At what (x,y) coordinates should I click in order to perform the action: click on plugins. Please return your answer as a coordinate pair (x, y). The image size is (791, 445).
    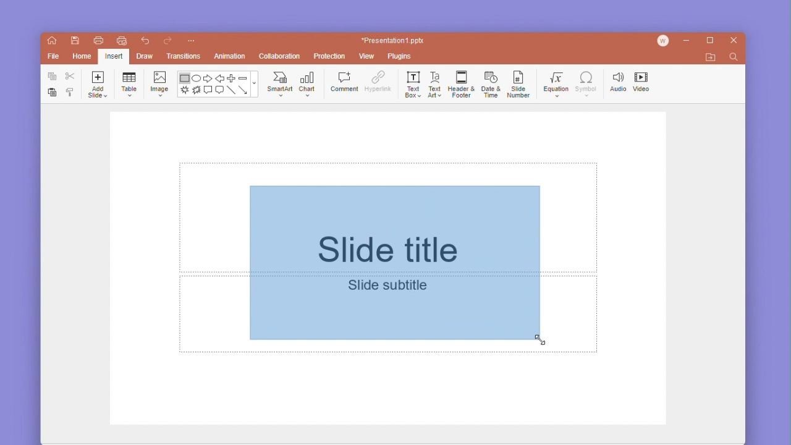
    Looking at the image, I should click on (403, 57).